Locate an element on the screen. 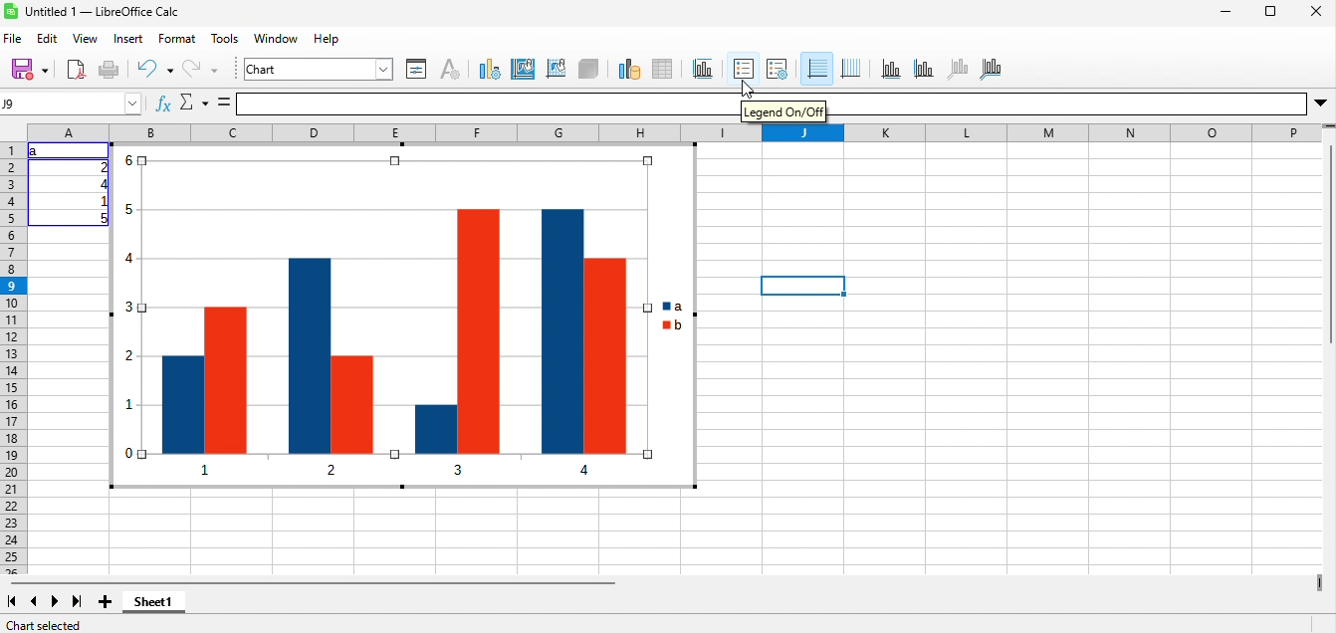 The image size is (1336, 633). Legend On/Off is located at coordinates (783, 111).